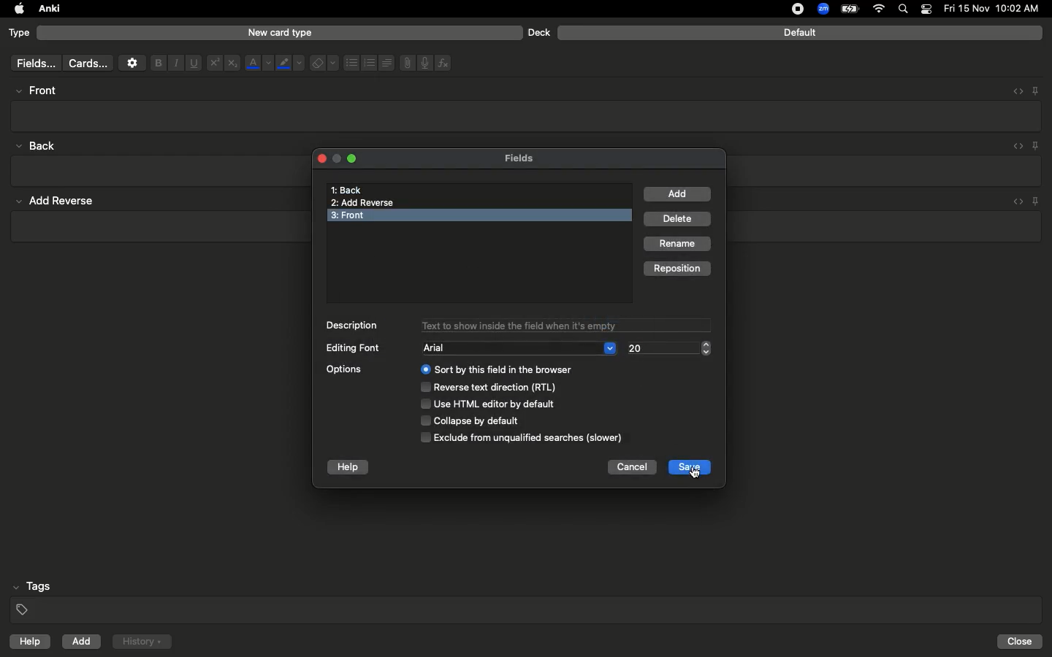 The width and height of the screenshot is (1052, 657). I want to click on pin, so click(1040, 201).